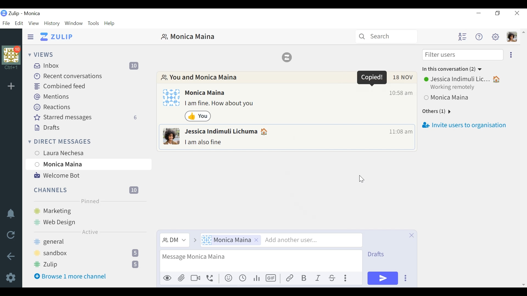 The width and height of the screenshot is (527, 296). Describe the element at coordinates (523, 158) in the screenshot. I see `vertical scrollbar` at that location.